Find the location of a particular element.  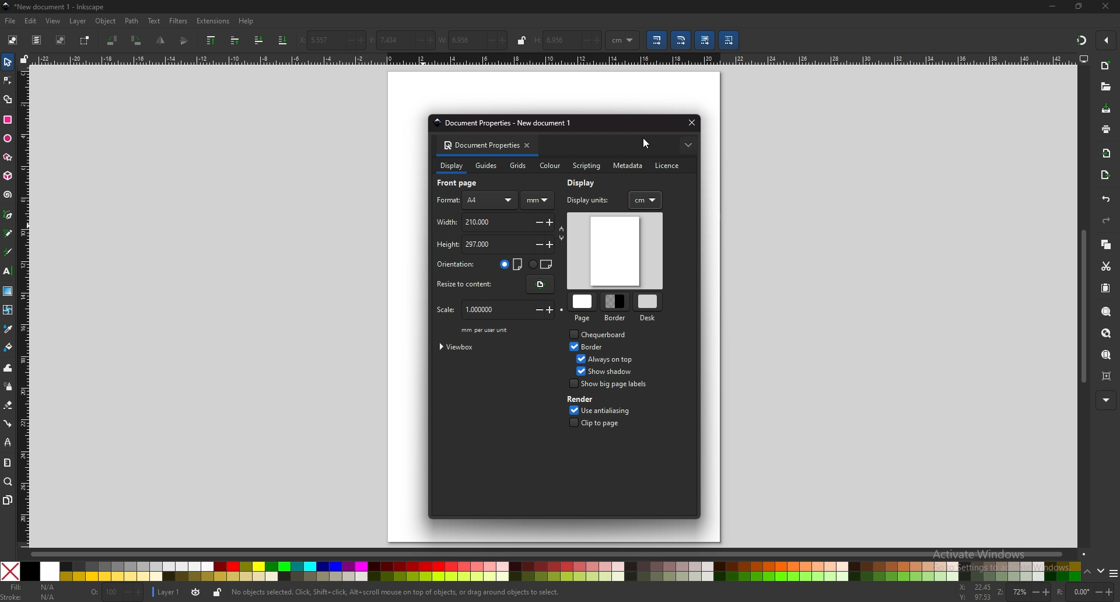

page preview is located at coordinates (614, 250).